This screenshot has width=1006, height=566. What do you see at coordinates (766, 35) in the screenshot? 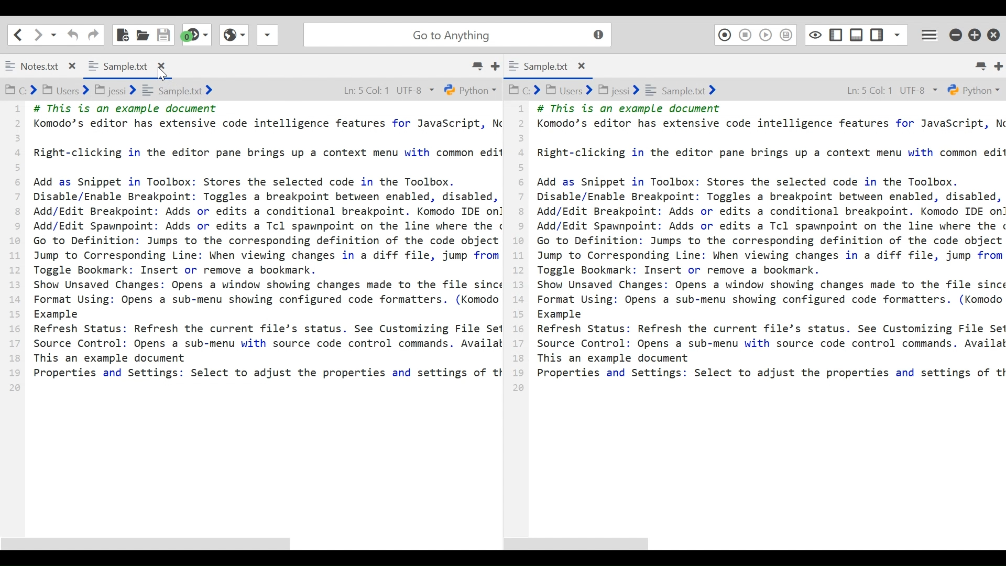
I see `Play Last Macro` at bounding box center [766, 35].